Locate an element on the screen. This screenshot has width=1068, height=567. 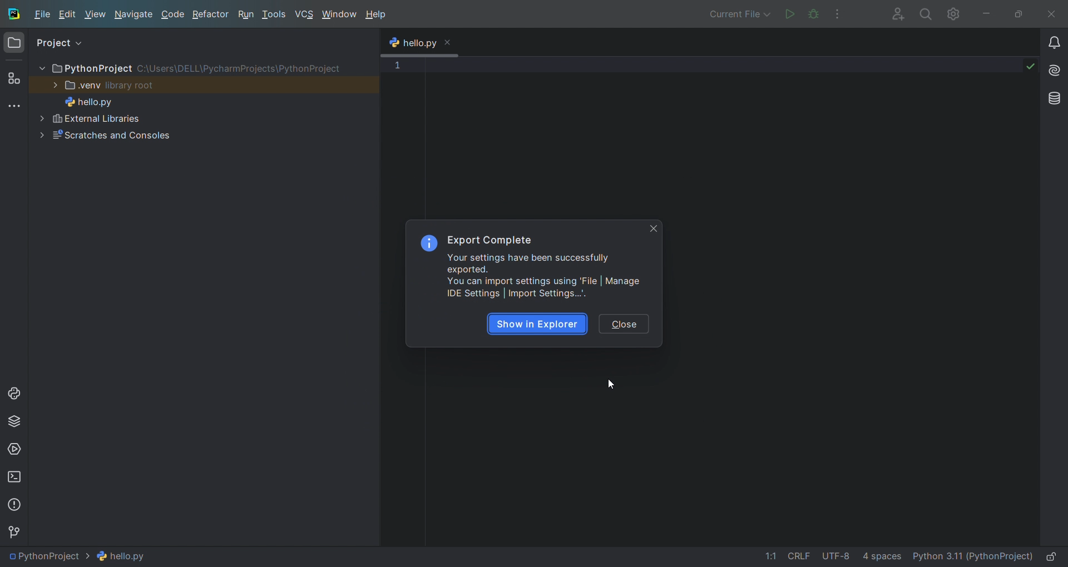
run is located at coordinates (246, 14).